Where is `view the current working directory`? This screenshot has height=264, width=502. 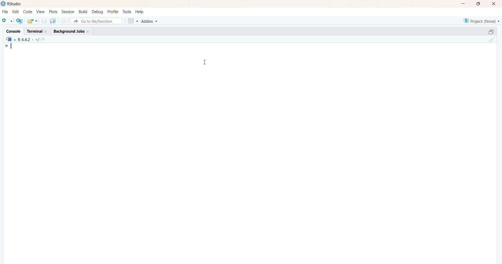
view the current working directory is located at coordinates (43, 40).